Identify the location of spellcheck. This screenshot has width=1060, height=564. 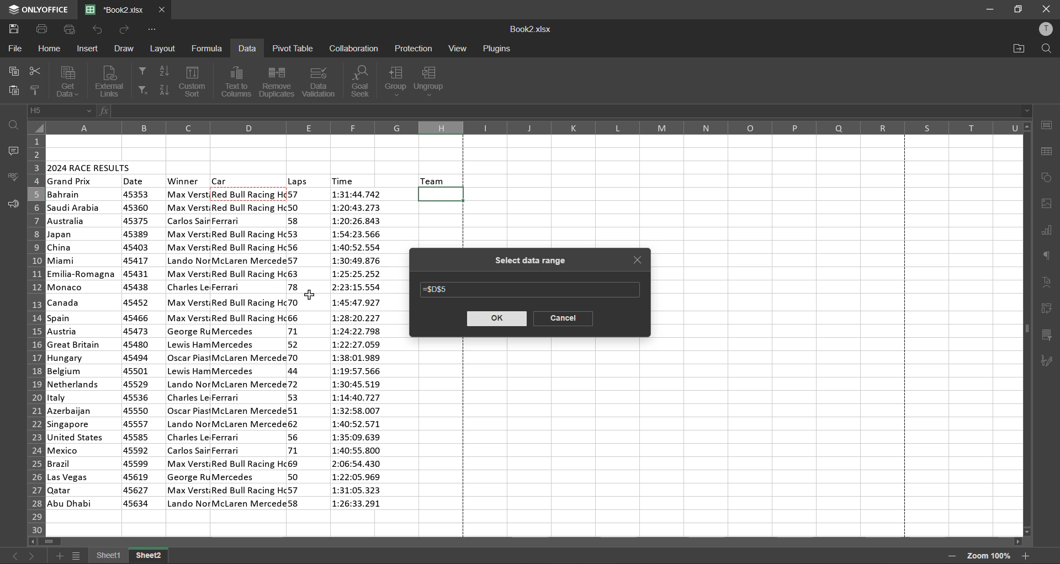
(14, 177).